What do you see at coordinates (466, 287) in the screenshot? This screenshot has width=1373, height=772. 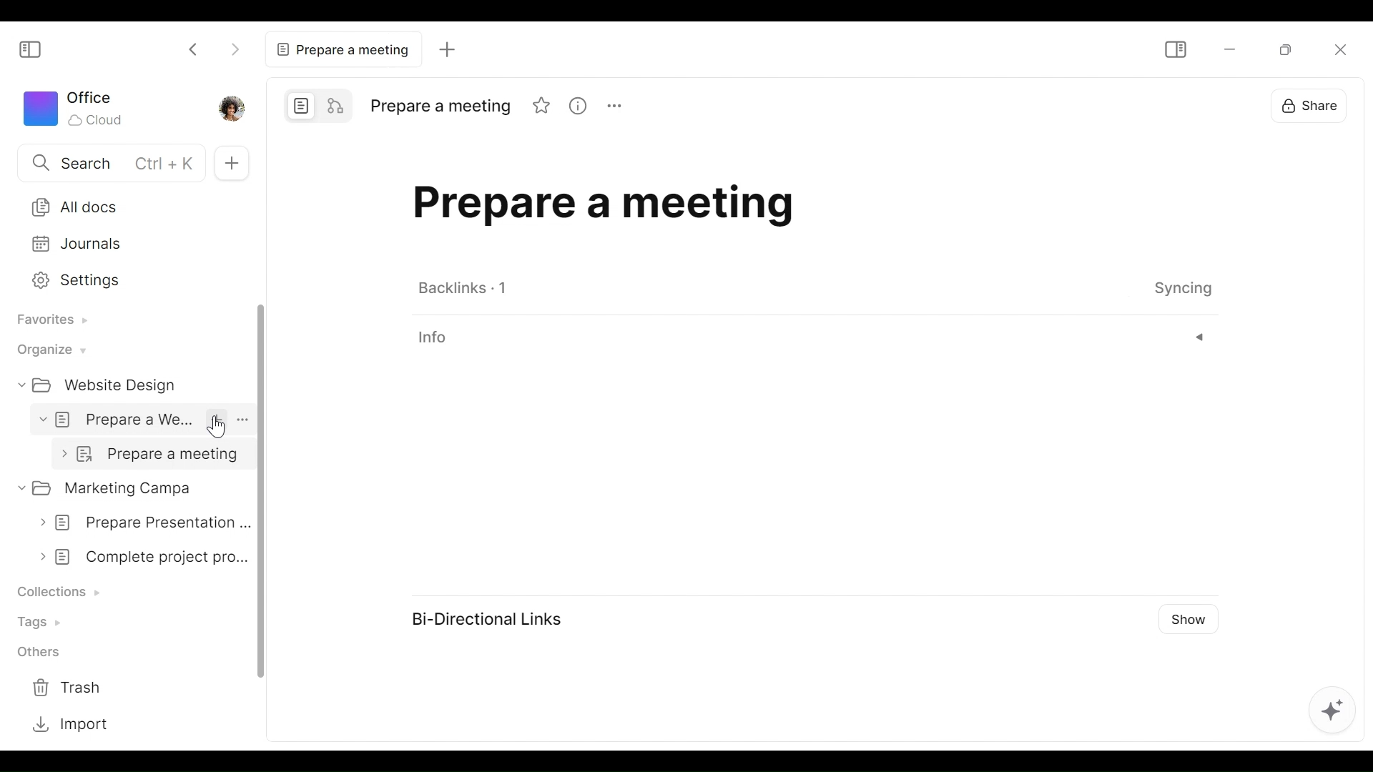 I see `Backlink` at bounding box center [466, 287].